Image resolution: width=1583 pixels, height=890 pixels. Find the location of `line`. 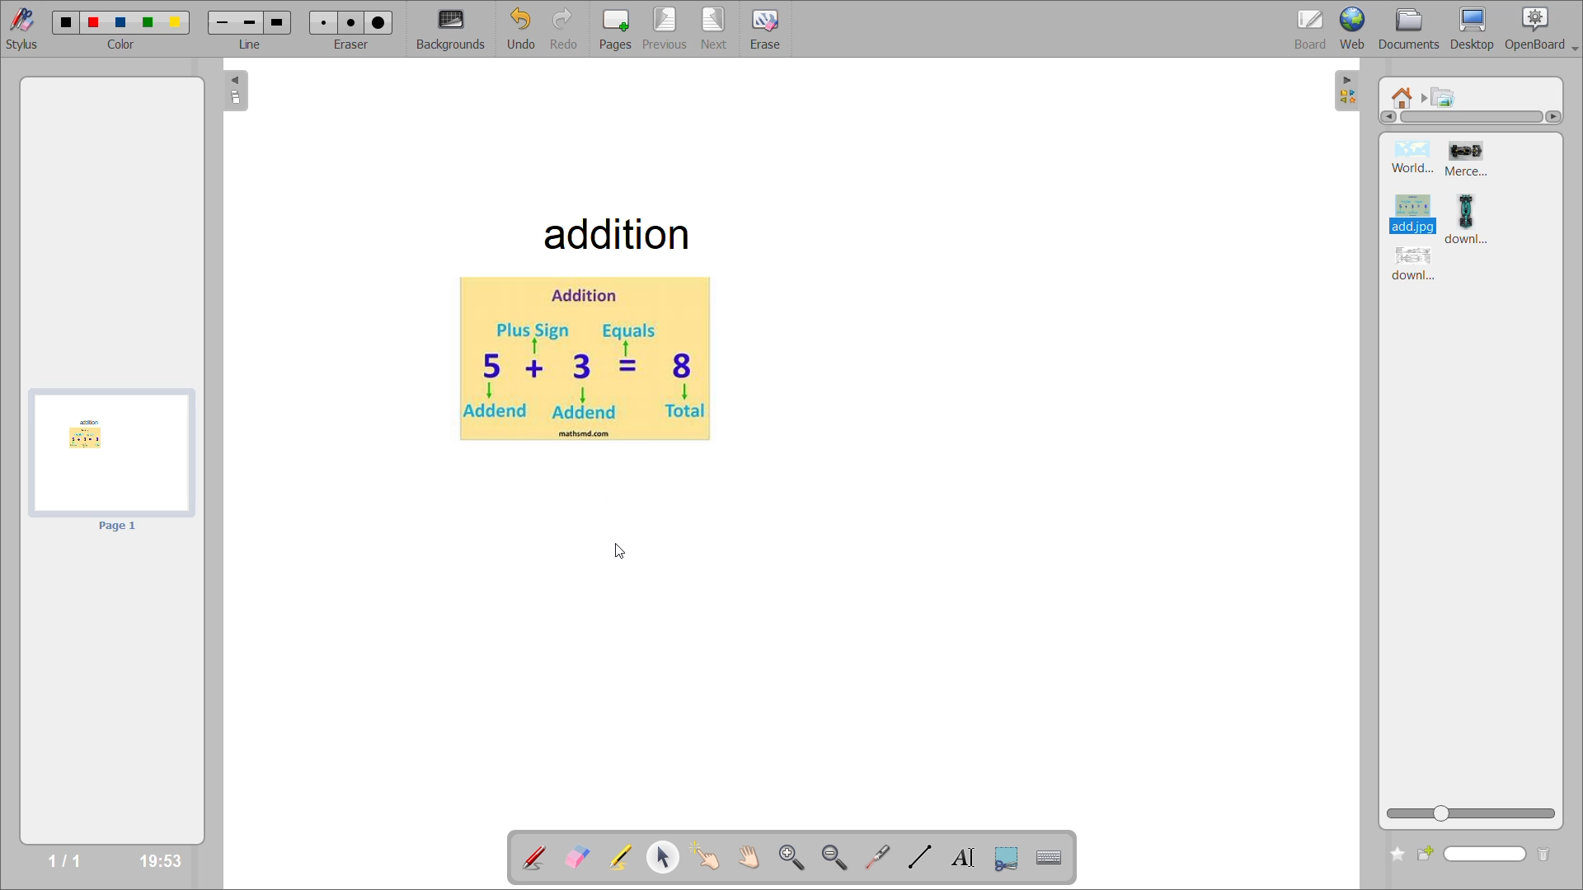

line is located at coordinates (251, 44).